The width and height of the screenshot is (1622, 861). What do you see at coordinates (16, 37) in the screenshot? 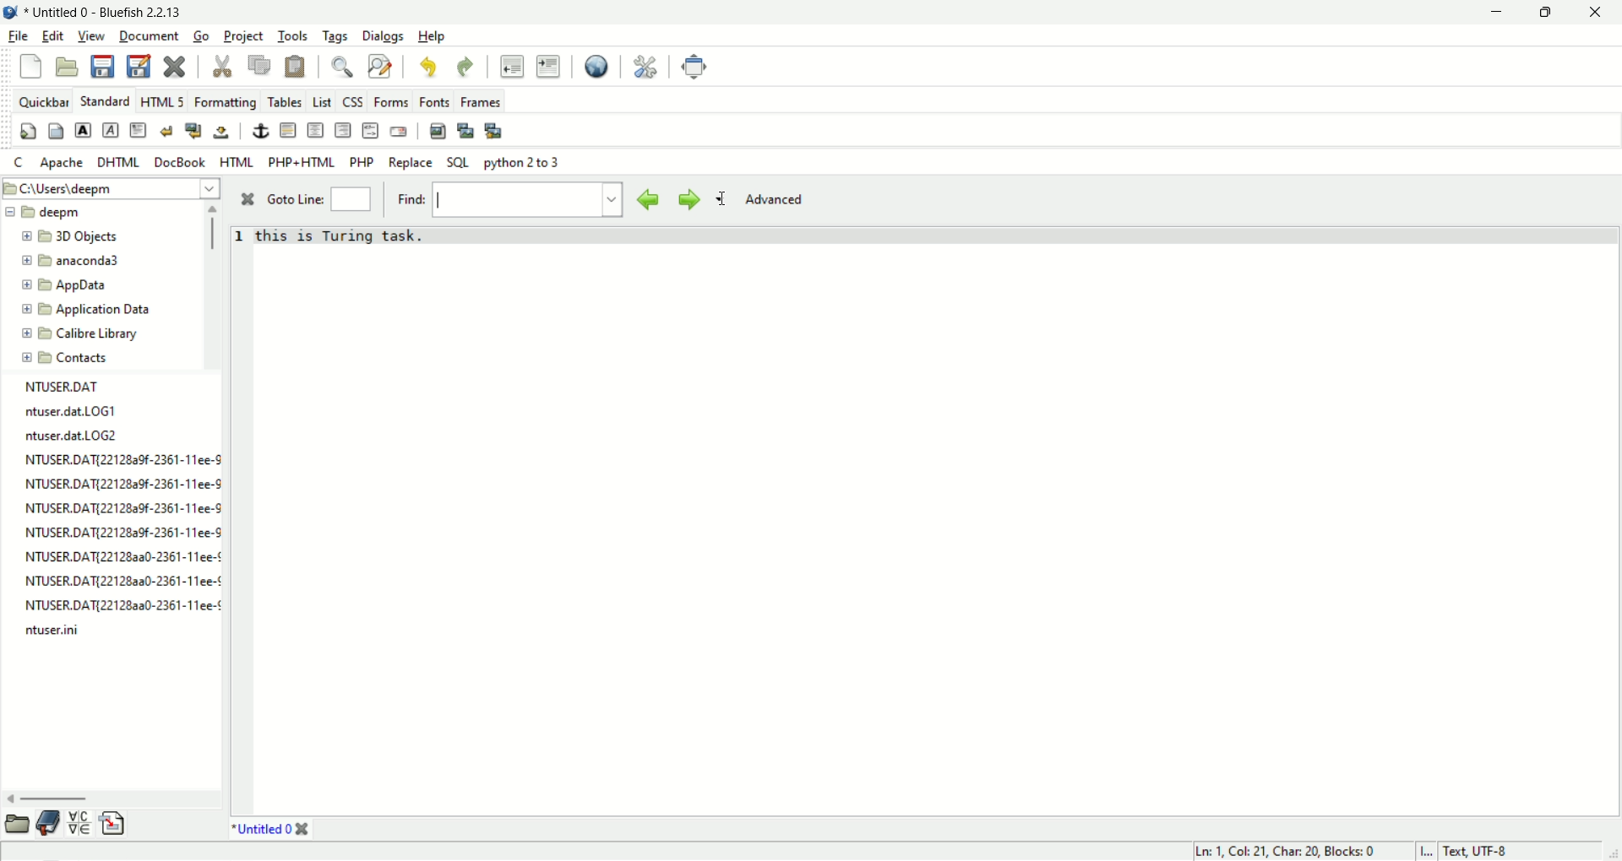
I see `file` at bounding box center [16, 37].